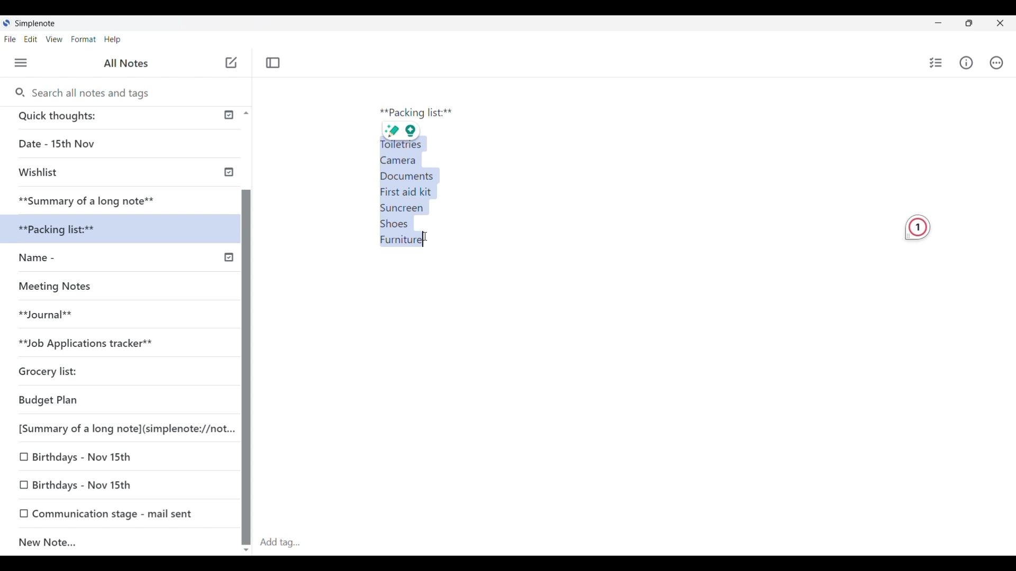  Describe the element at coordinates (966, 63) in the screenshot. I see `Info` at that location.